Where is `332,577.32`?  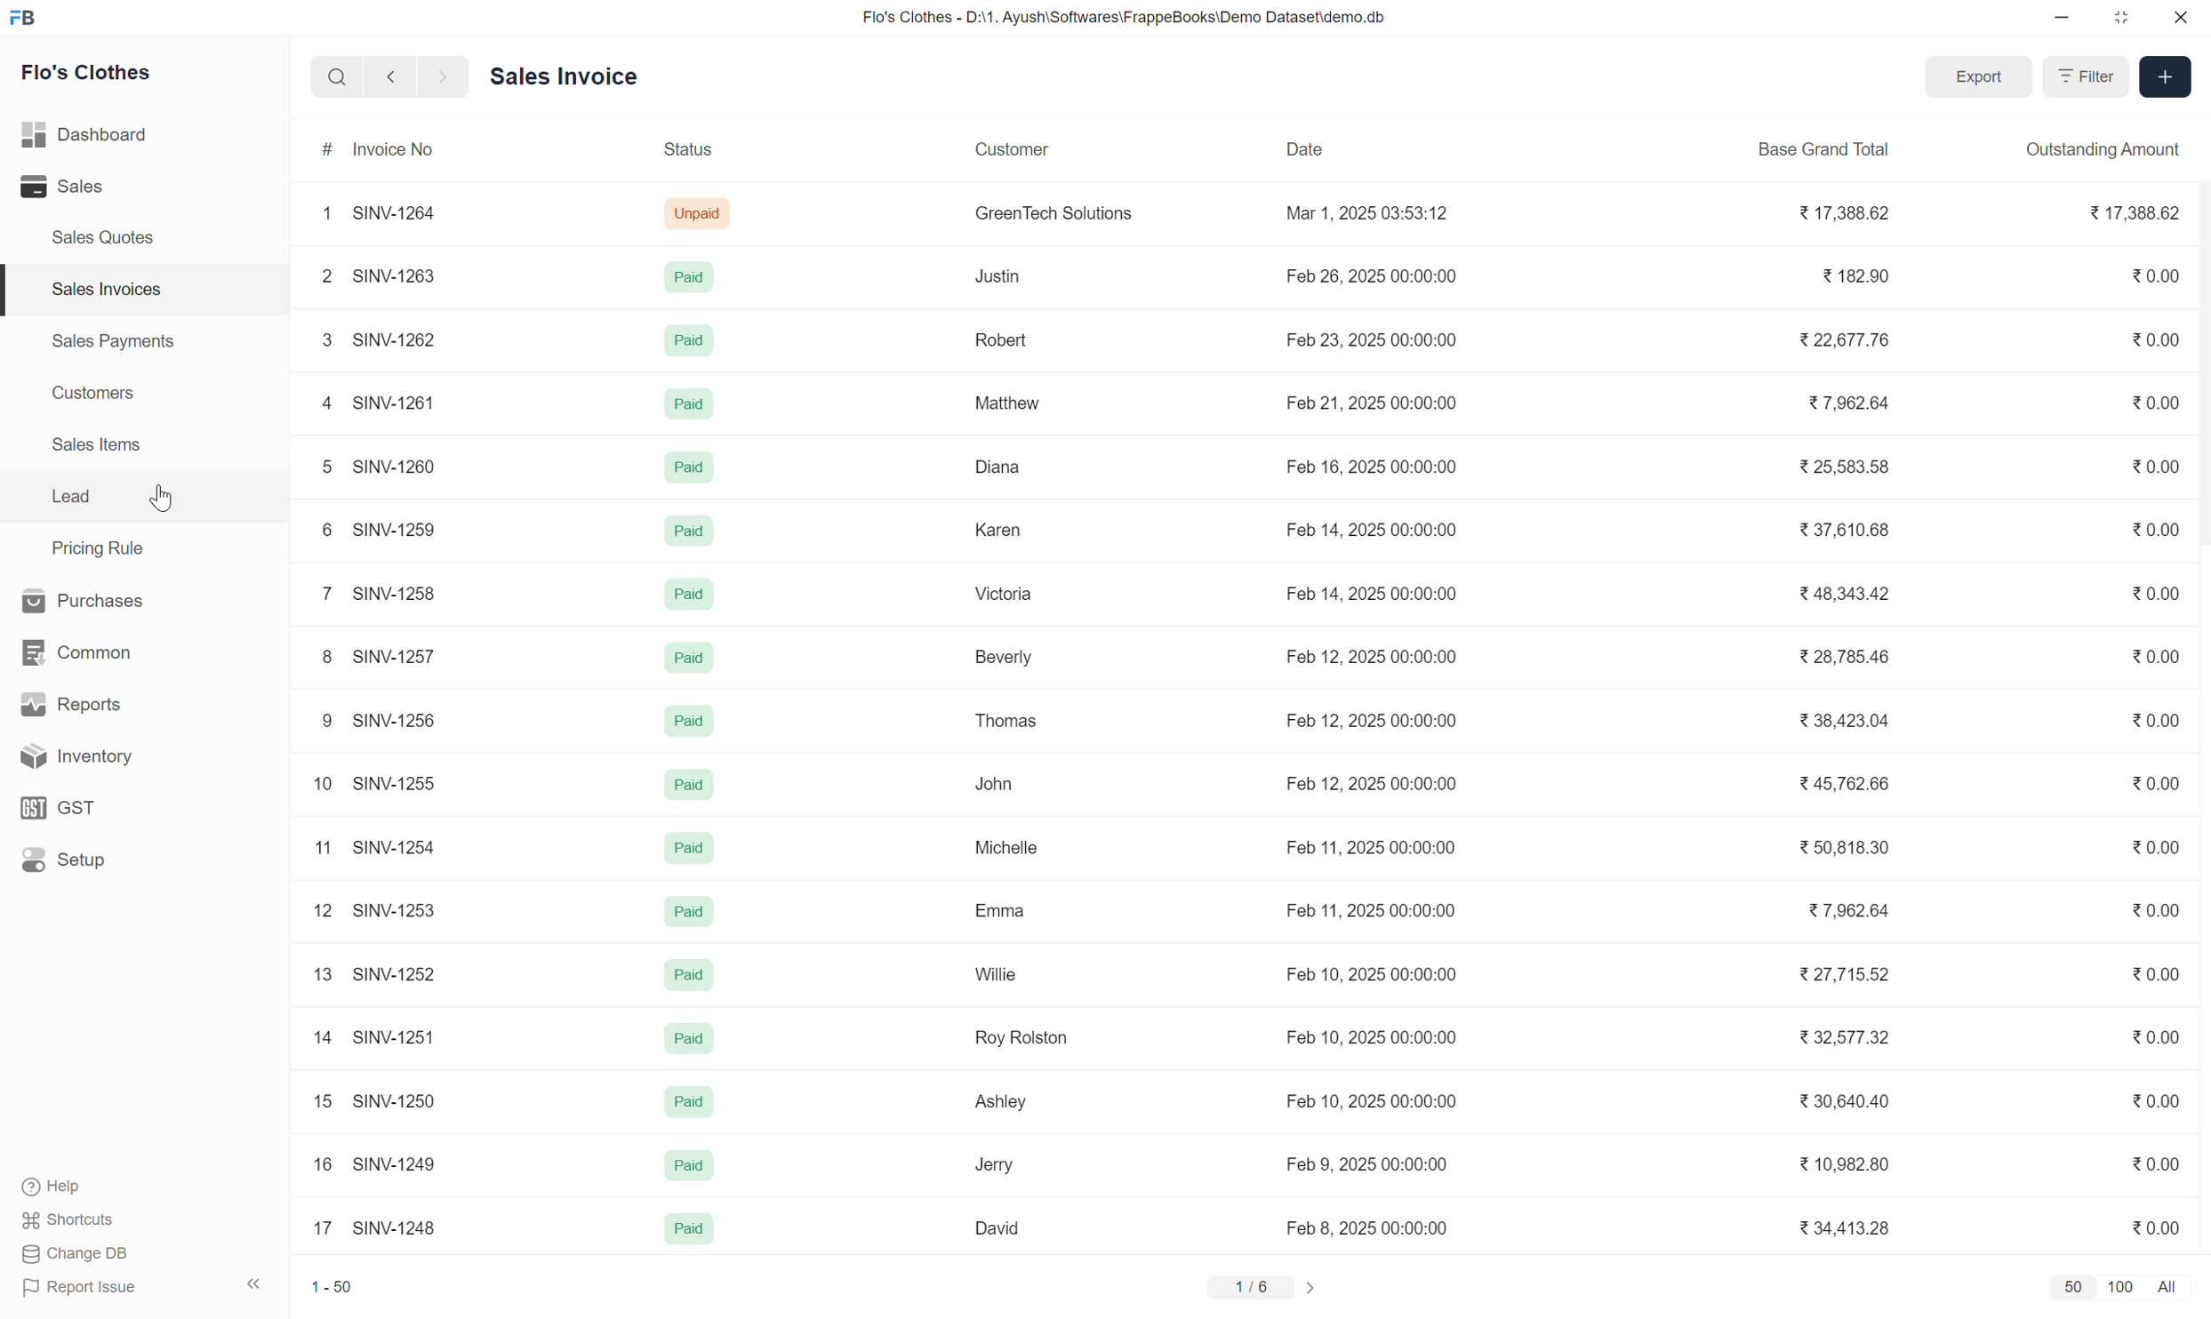 332,577.32 is located at coordinates (1854, 1035).